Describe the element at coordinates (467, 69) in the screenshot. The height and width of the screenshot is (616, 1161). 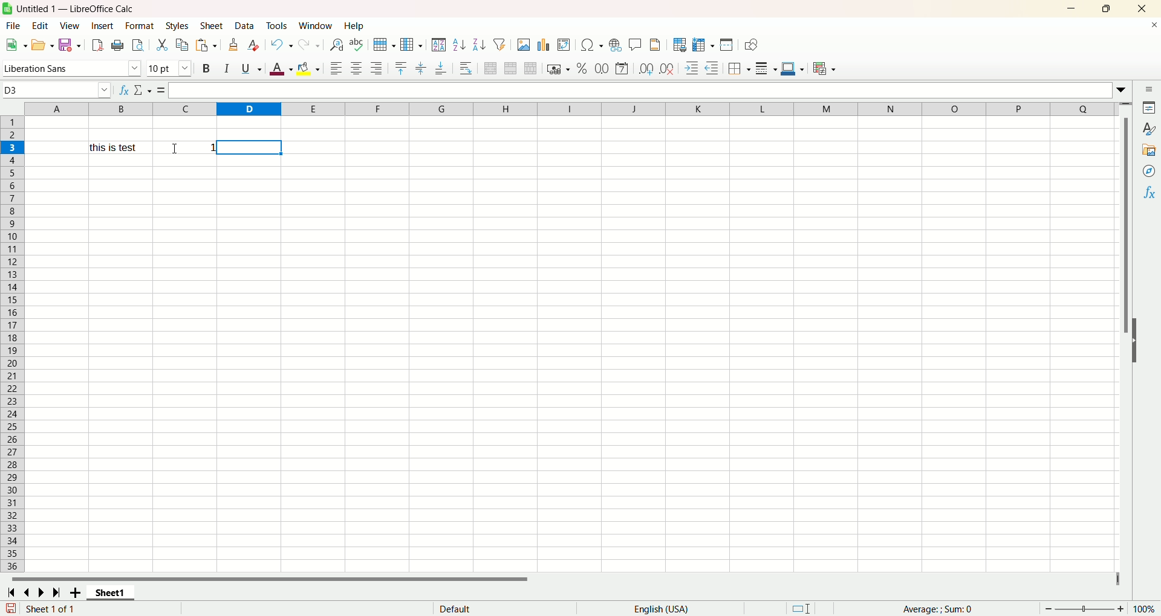
I see `wrap text` at that location.